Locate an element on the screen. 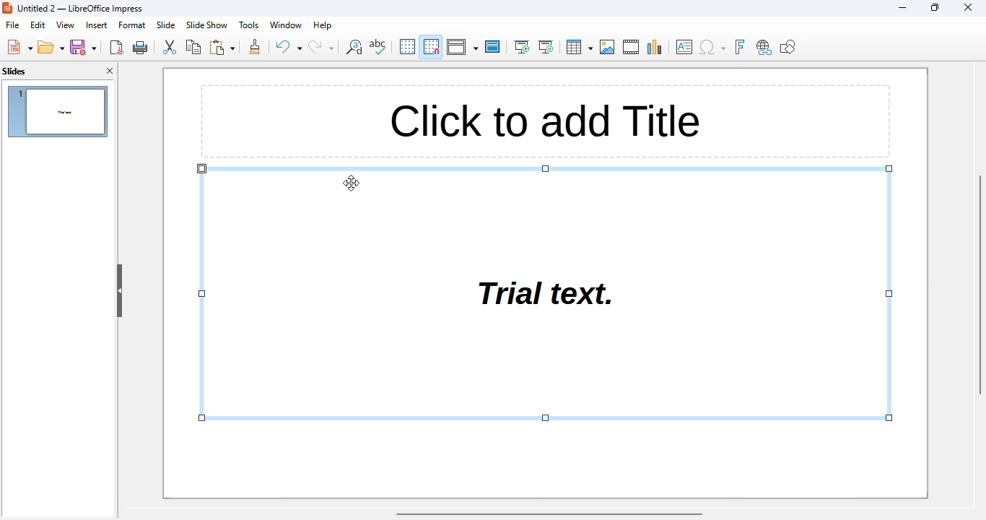  paste is located at coordinates (222, 47).